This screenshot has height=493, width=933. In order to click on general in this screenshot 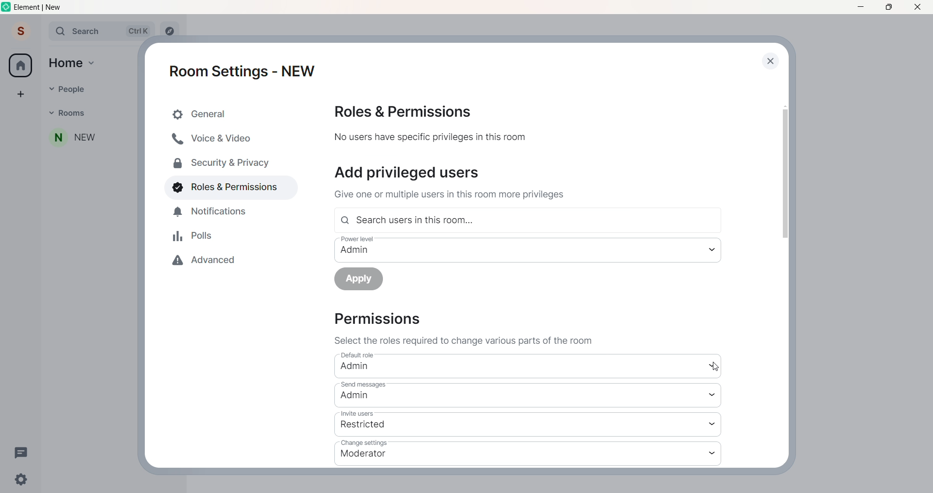, I will do `click(232, 113)`.